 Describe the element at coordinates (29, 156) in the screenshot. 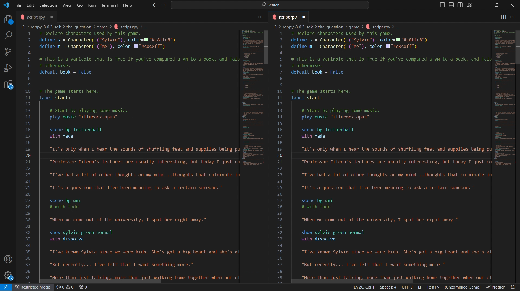

I see `line numbering` at that location.